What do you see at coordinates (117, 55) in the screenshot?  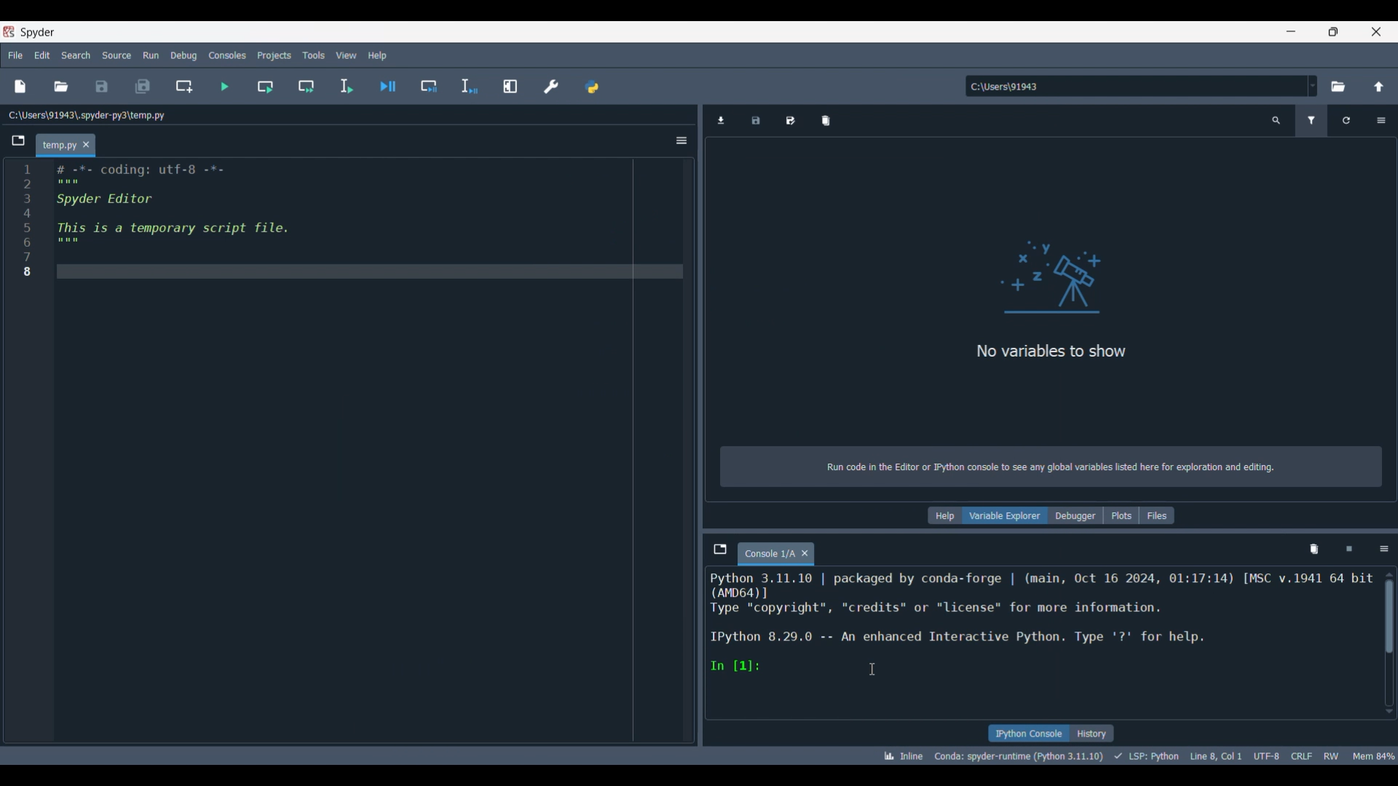 I see `Source menu` at bounding box center [117, 55].